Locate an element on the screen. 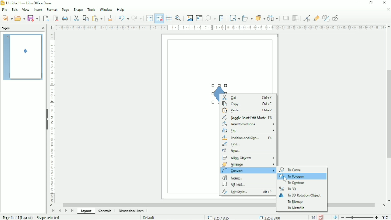  Alt text is located at coordinates (236, 185).